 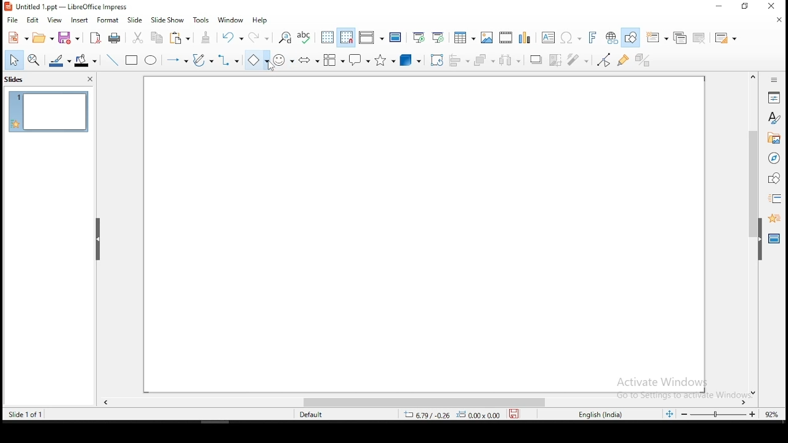 I want to click on crop tool, so click(x=435, y=60).